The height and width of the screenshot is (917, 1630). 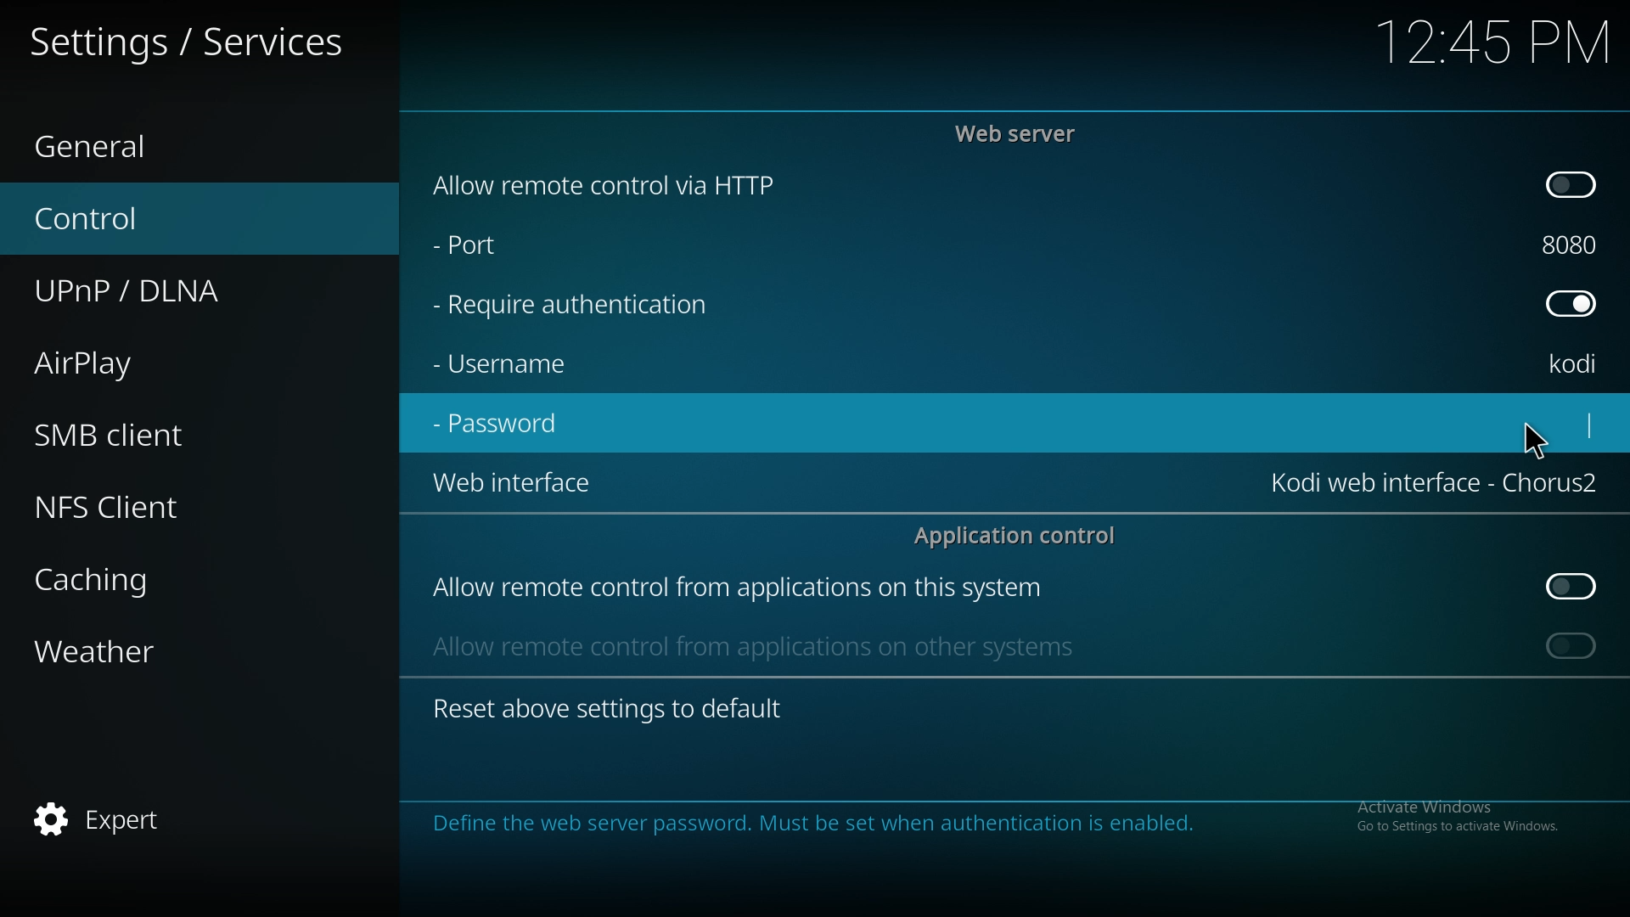 What do you see at coordinates (155, 580) in the screenshot?
I see `caching` at bounding box center [155, 580].